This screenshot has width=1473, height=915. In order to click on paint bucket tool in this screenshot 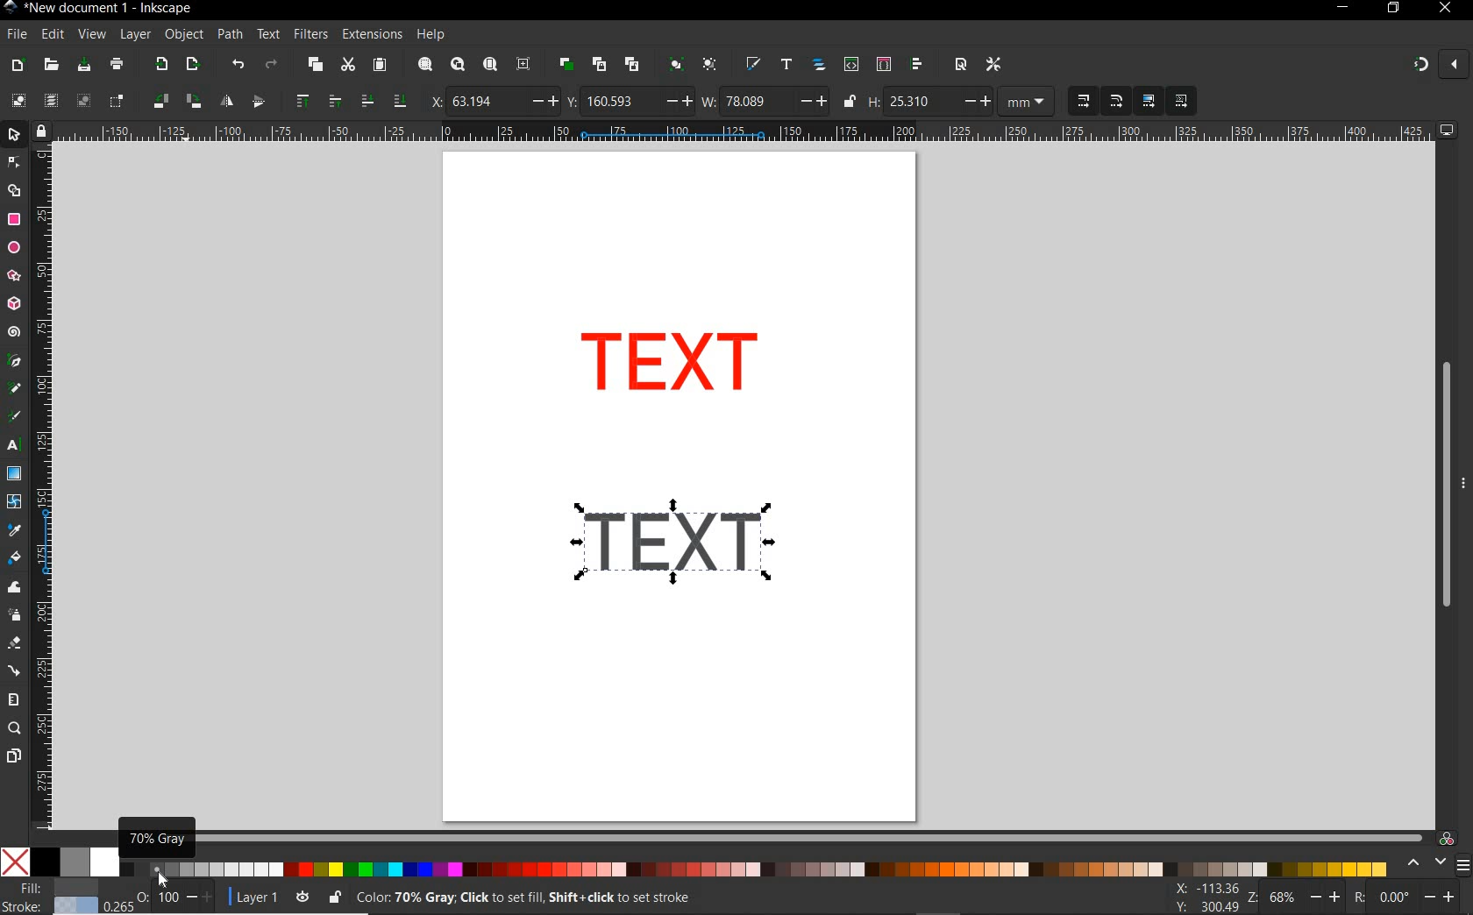, I will do `click(15, 558)`.